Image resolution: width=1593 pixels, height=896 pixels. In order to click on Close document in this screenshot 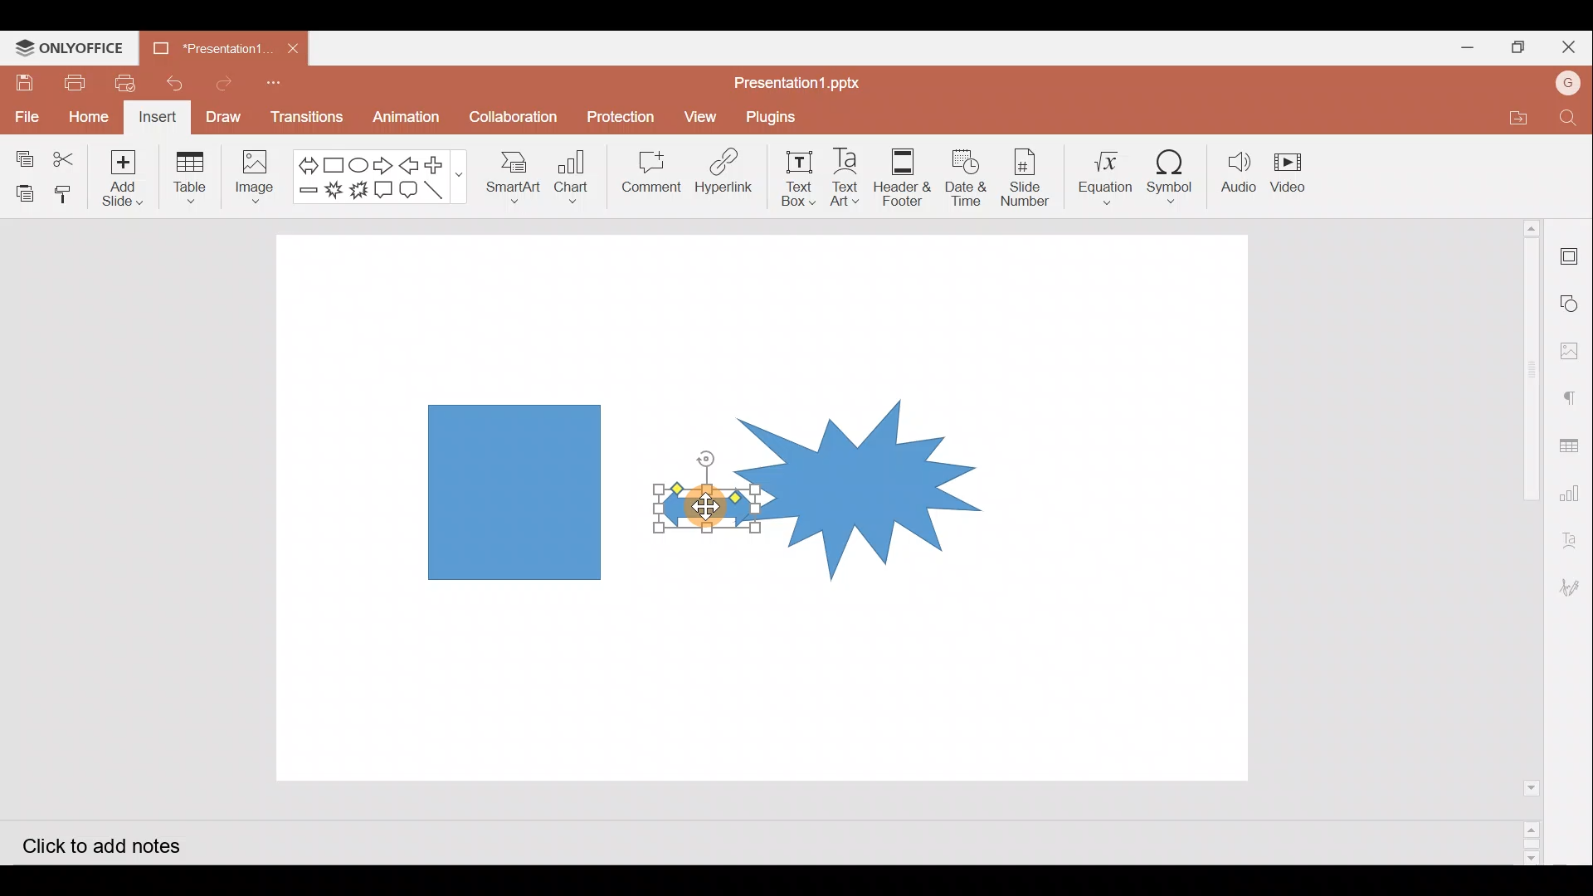, I will do `click(295, 46)`.